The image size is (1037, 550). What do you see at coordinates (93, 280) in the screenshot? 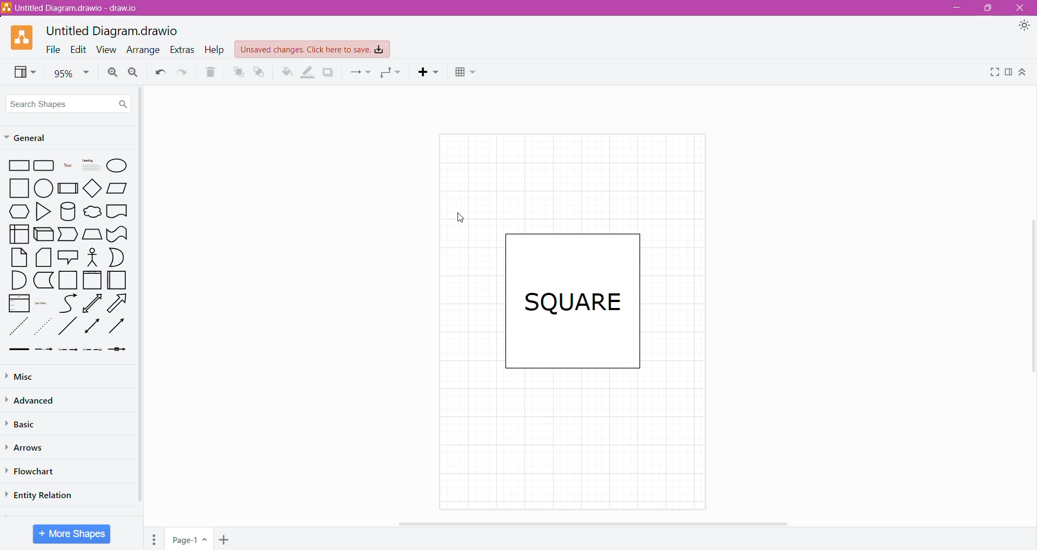
I see `Frame` at bounding box center [93, 280].